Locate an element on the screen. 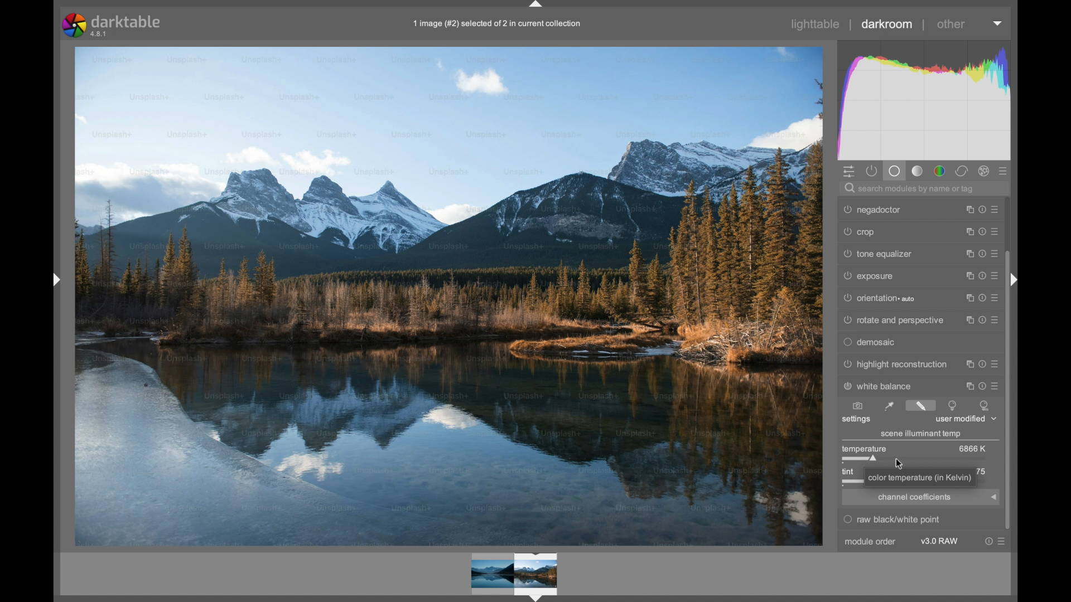 Image resolution: width=1071 pixels, height=602 pixels. instance is located at coordinates (968, 274).